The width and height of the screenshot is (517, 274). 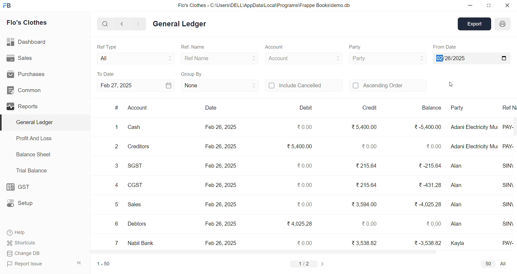 What do you see at coordinates (457, 165) in the screenshot?
I see `Alan` at bounding box center [457, 165].